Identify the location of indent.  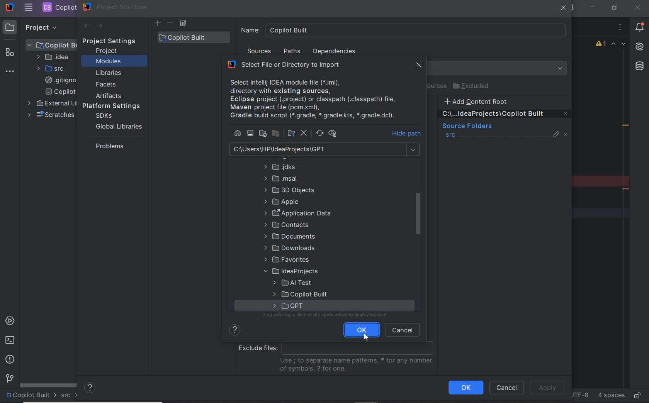
(610, 396).